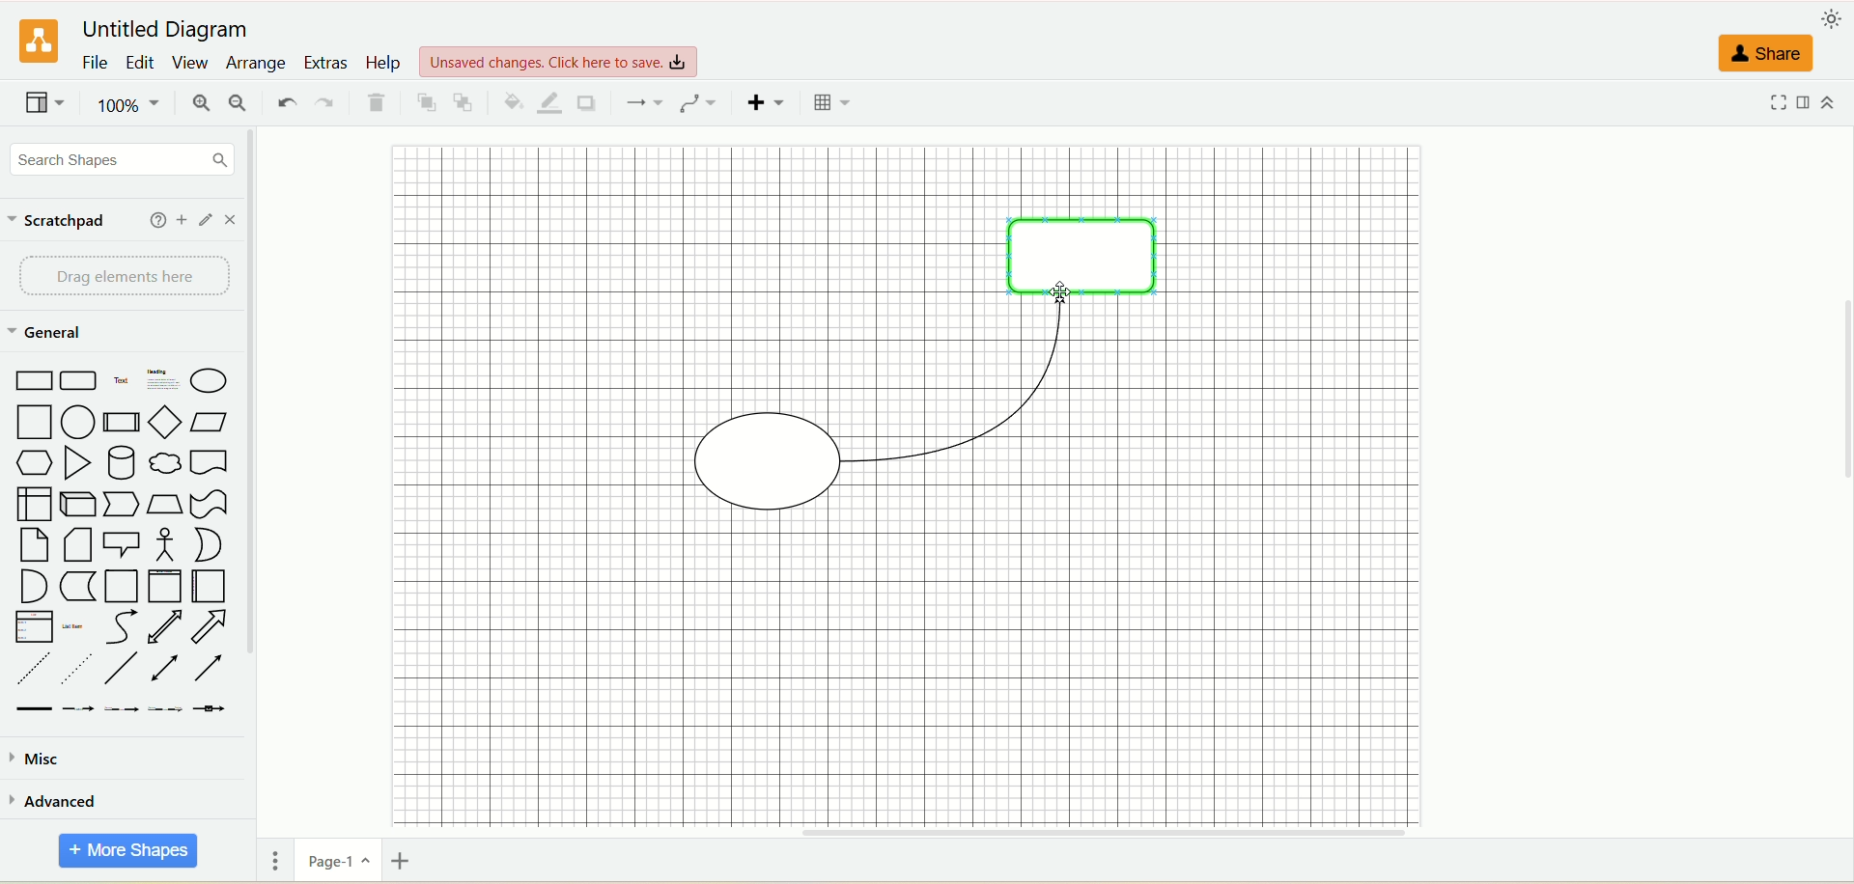 This screenshot has height=884, width=1854. I want to click on waypoints, so click(698, 103).